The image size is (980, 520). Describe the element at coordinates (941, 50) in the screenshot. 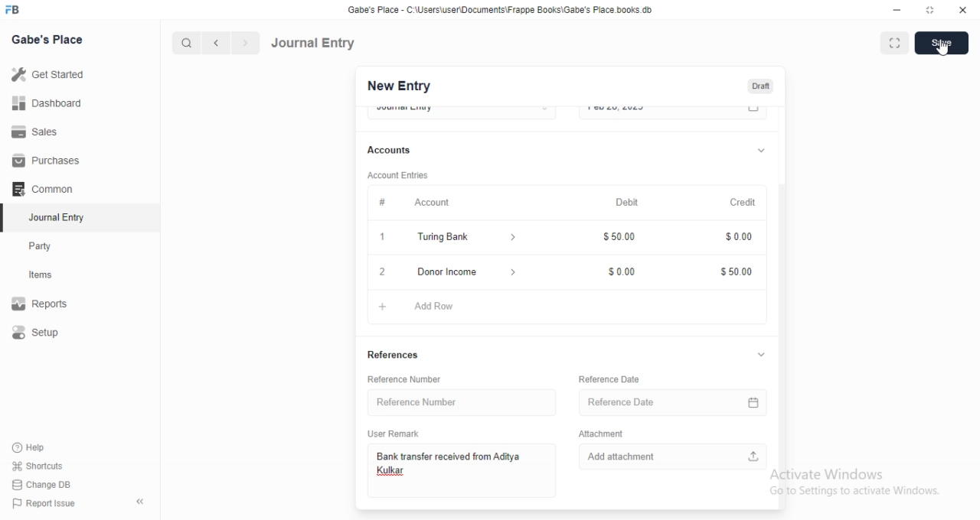

I see `cursor` at that location.